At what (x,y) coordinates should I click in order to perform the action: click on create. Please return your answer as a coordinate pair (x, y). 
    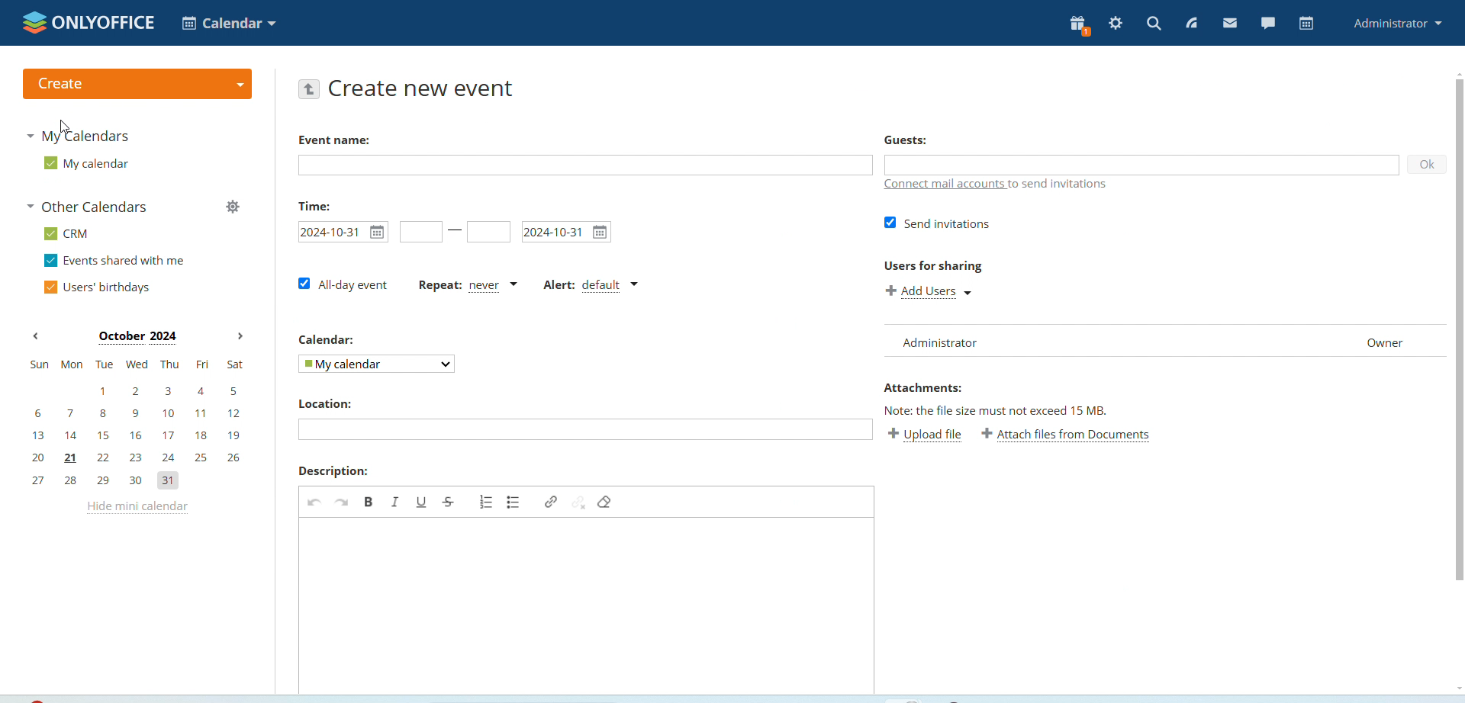
    Looking at the image, I should click on (137, 84).